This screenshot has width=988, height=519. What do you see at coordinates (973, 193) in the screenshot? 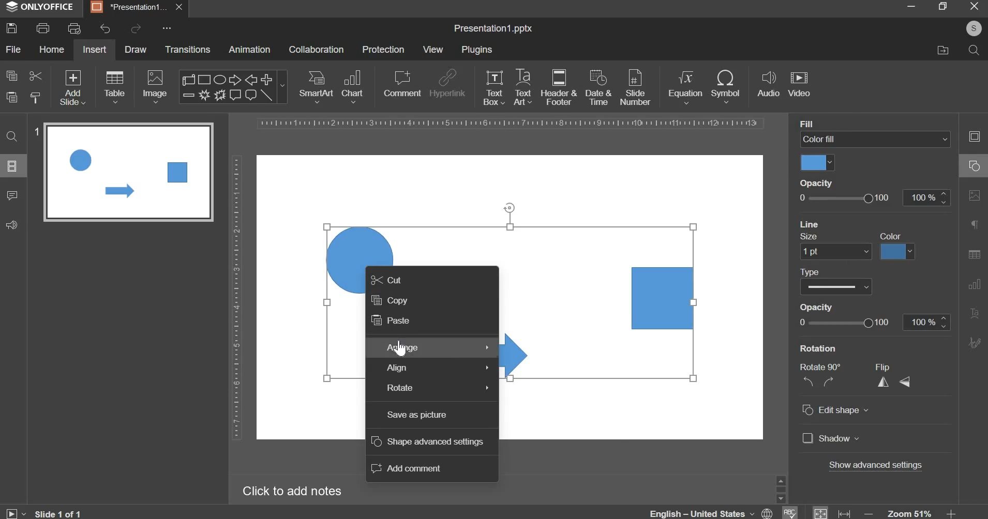
I see `image setting` at bounding box center [973, 193].